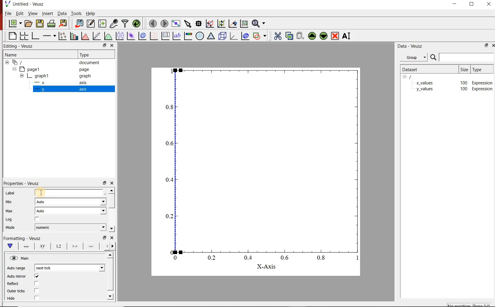 Image resolution: width=495 pixels, height=307 pixels. Describe the element at coordinates (12, 36) in the screenshot. I see `blank page` at that location.